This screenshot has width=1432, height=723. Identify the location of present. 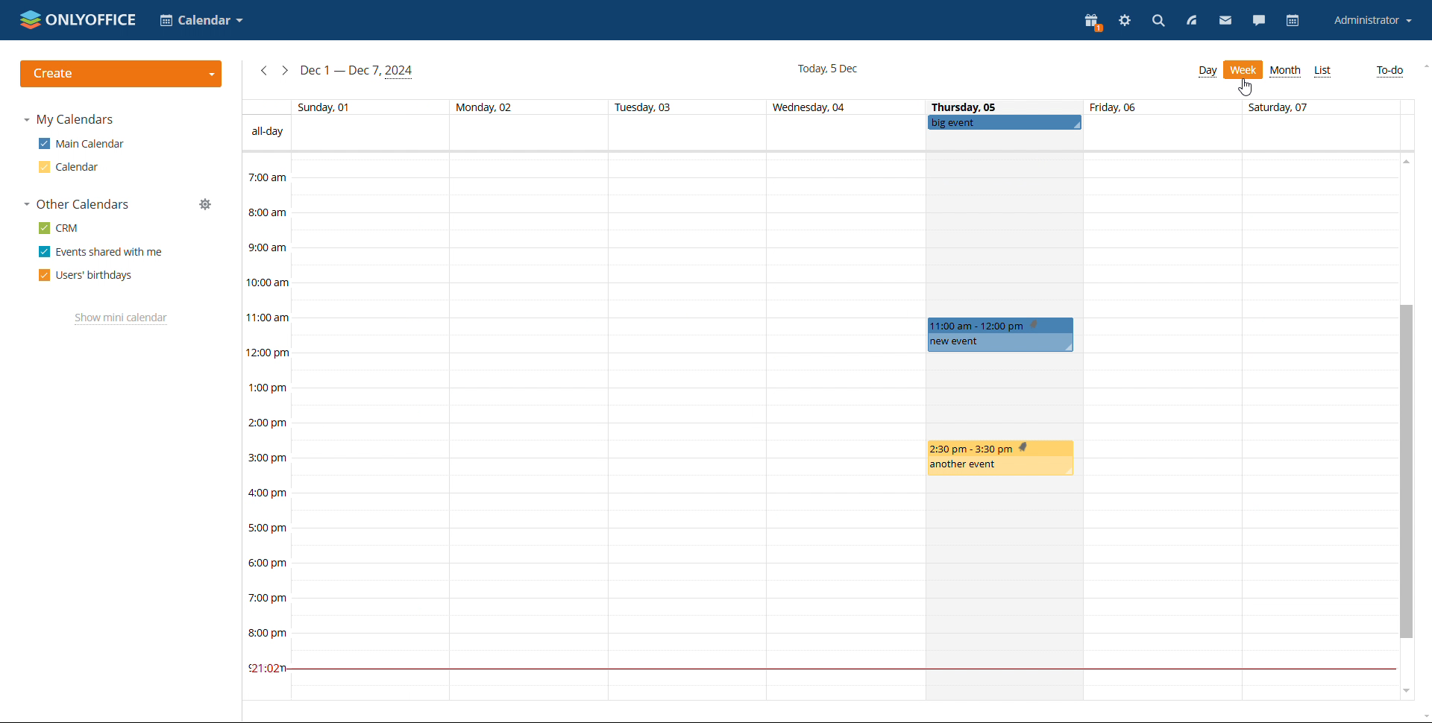
(1090, 21).